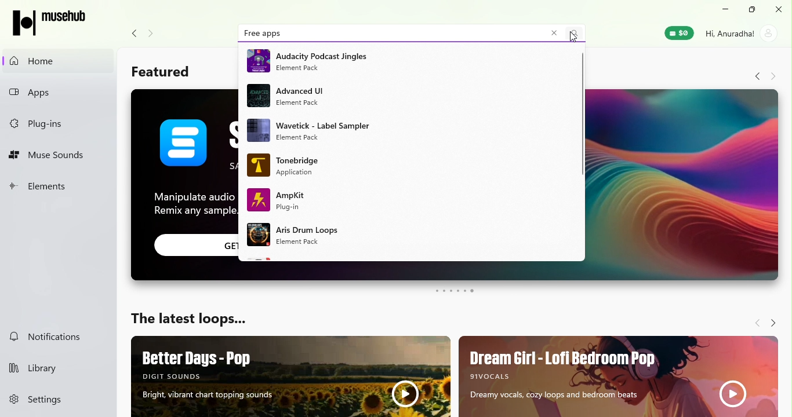 This screenshot has height=417, width=792. What do you see at coordinates (53, 121) in the screenshot?
I see `Plug-ins` at bounding box center [53, 121].